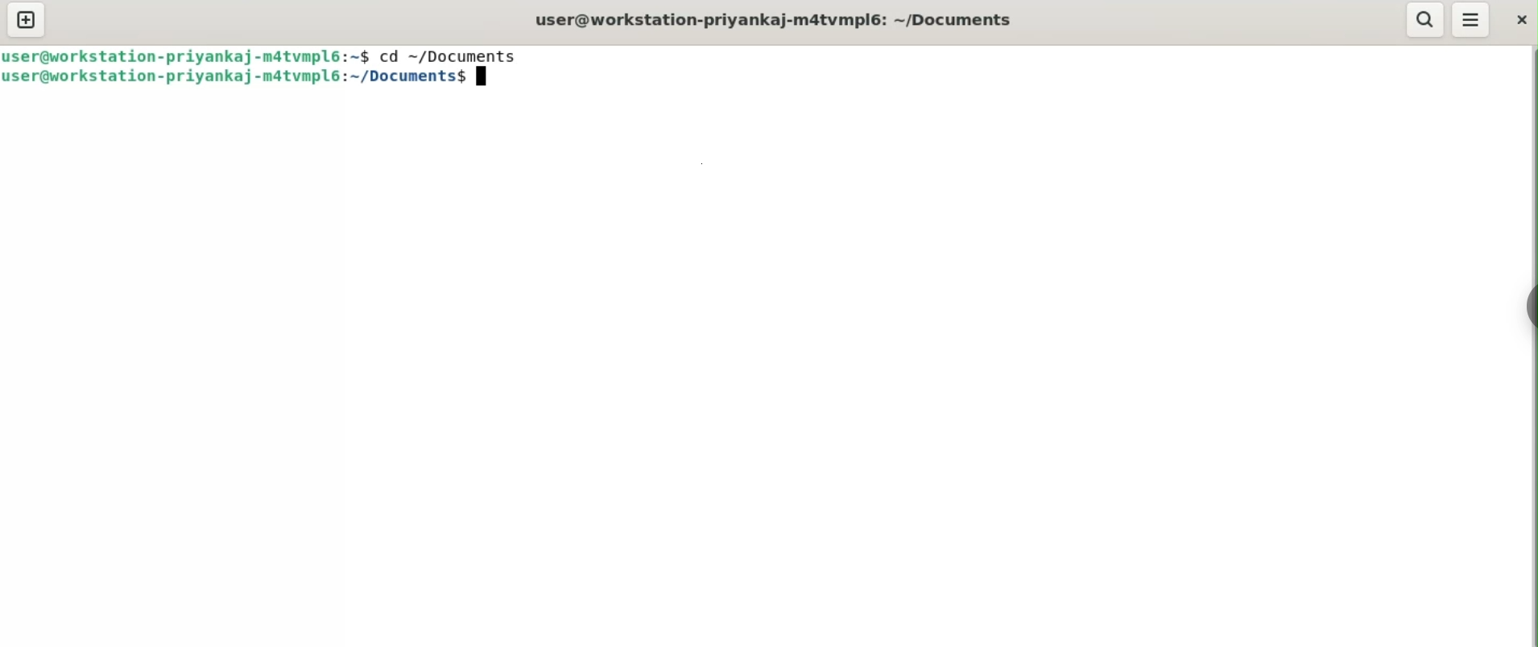 This screenshot has width=1538, height=647. Describe the element at coordinates (1519, 19) in the screenshot. I see `close` at that location.